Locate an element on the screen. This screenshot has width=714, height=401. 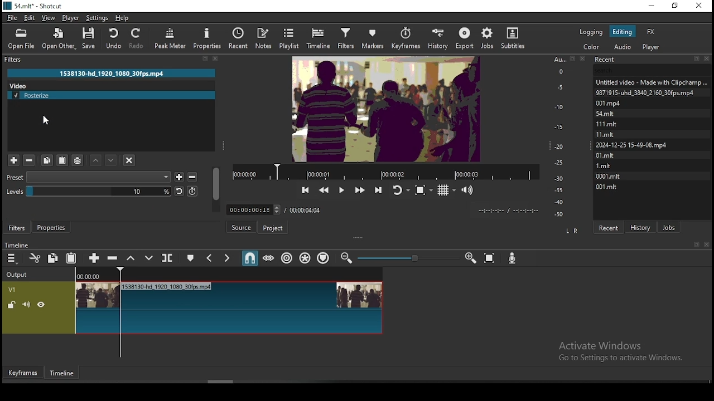
video progress bar is located at coordinates (382, 171).